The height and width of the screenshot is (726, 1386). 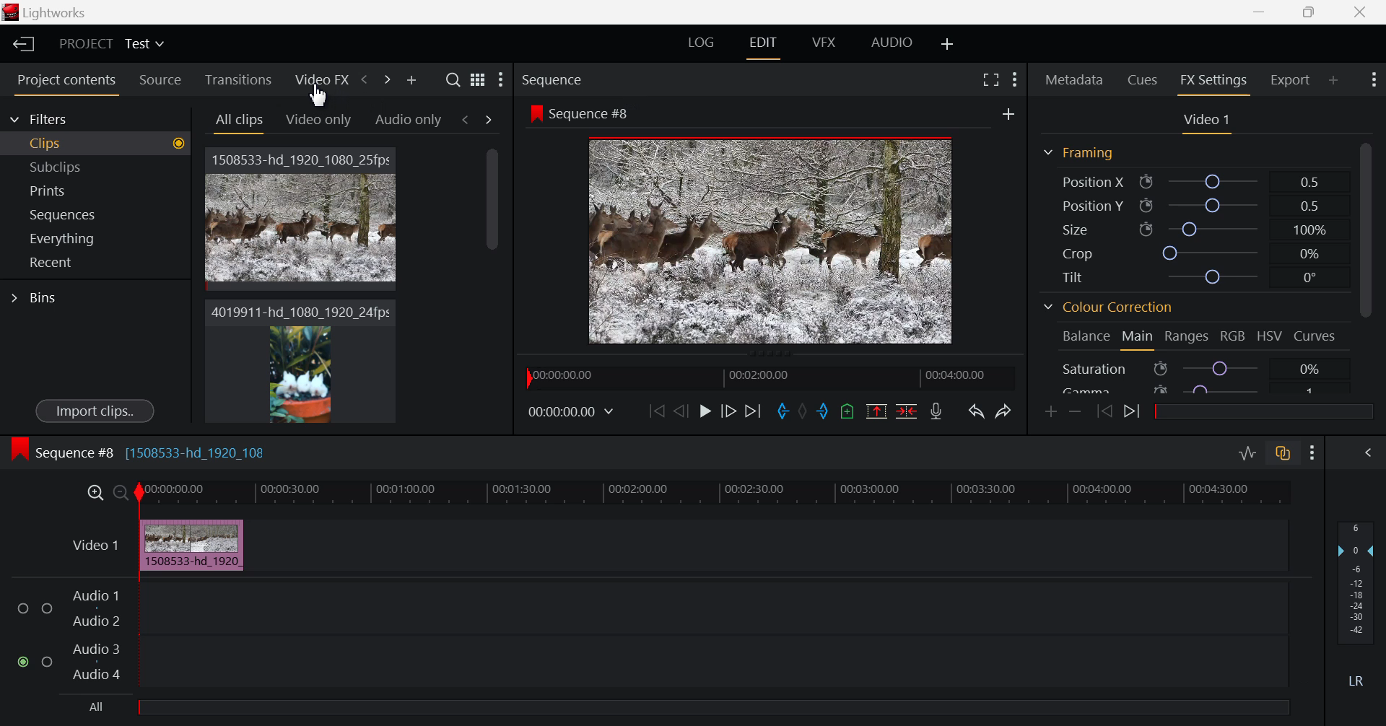 I want to click on Show Settings, so click(x=501, y=78).